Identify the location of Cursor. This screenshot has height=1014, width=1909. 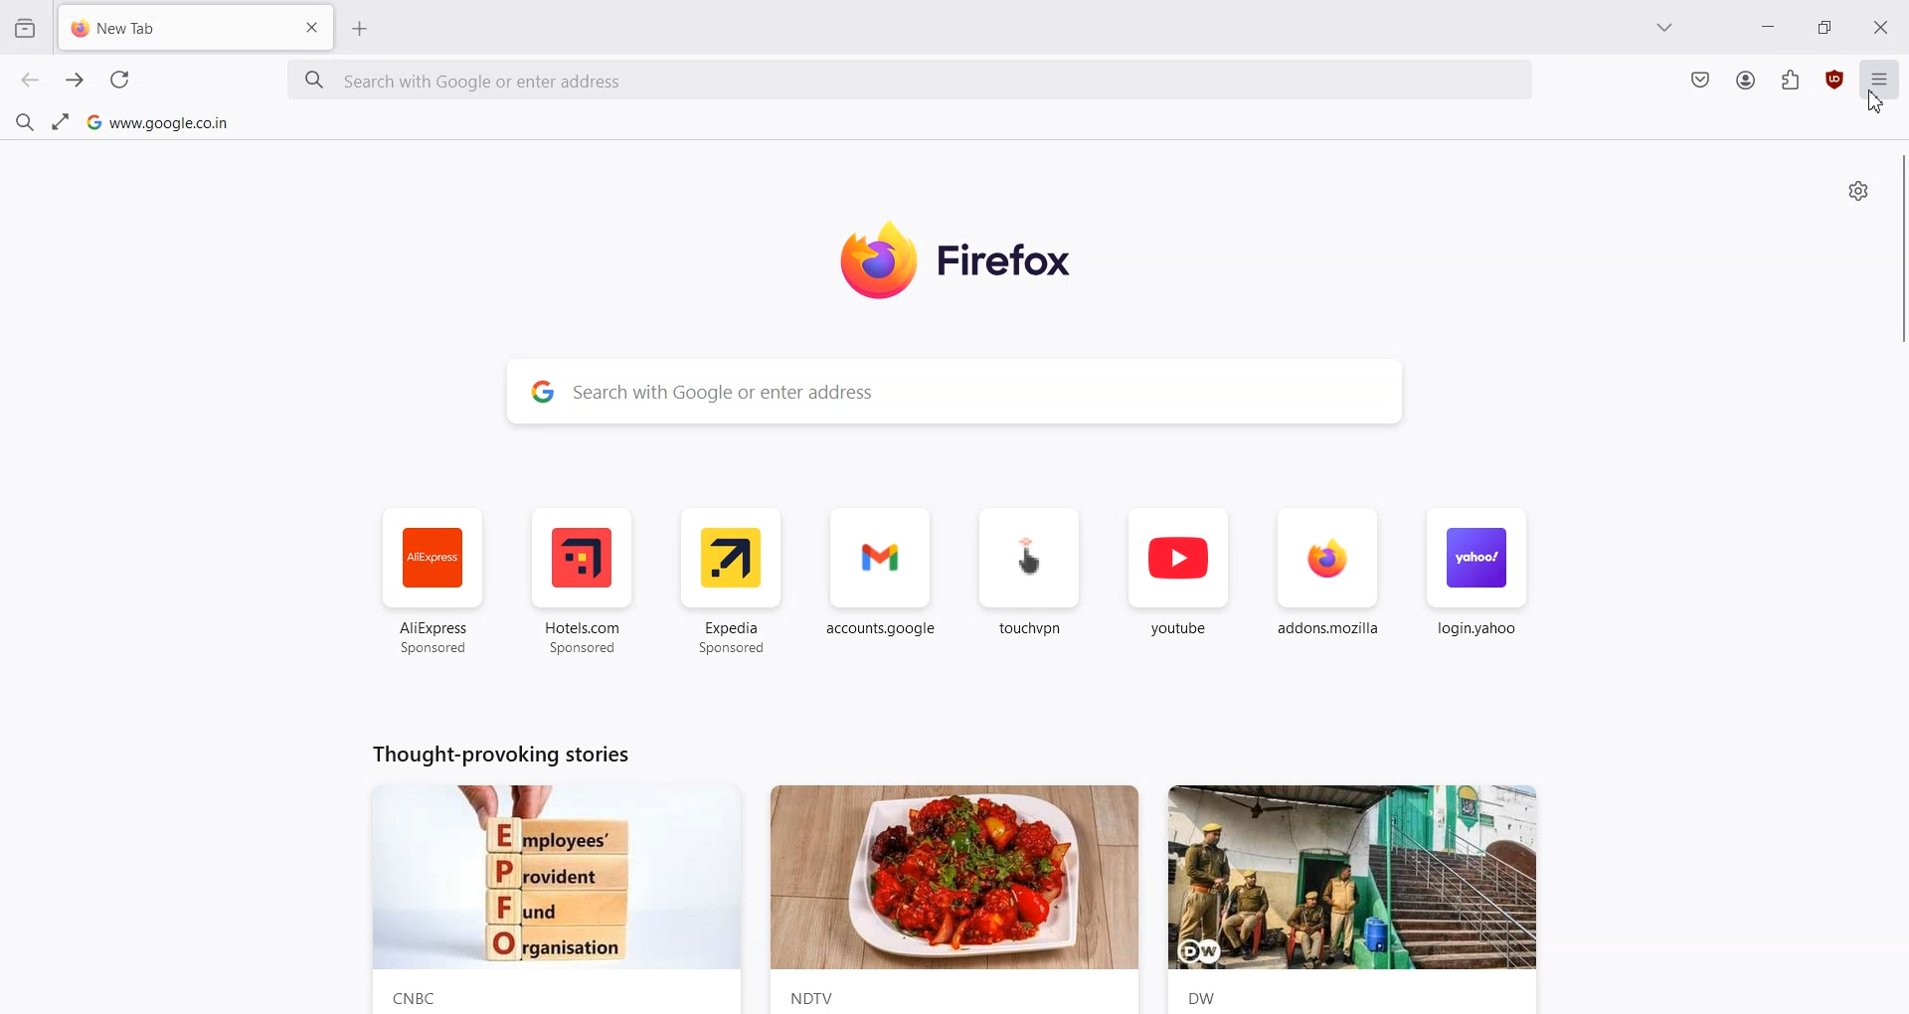
(1878, 100).